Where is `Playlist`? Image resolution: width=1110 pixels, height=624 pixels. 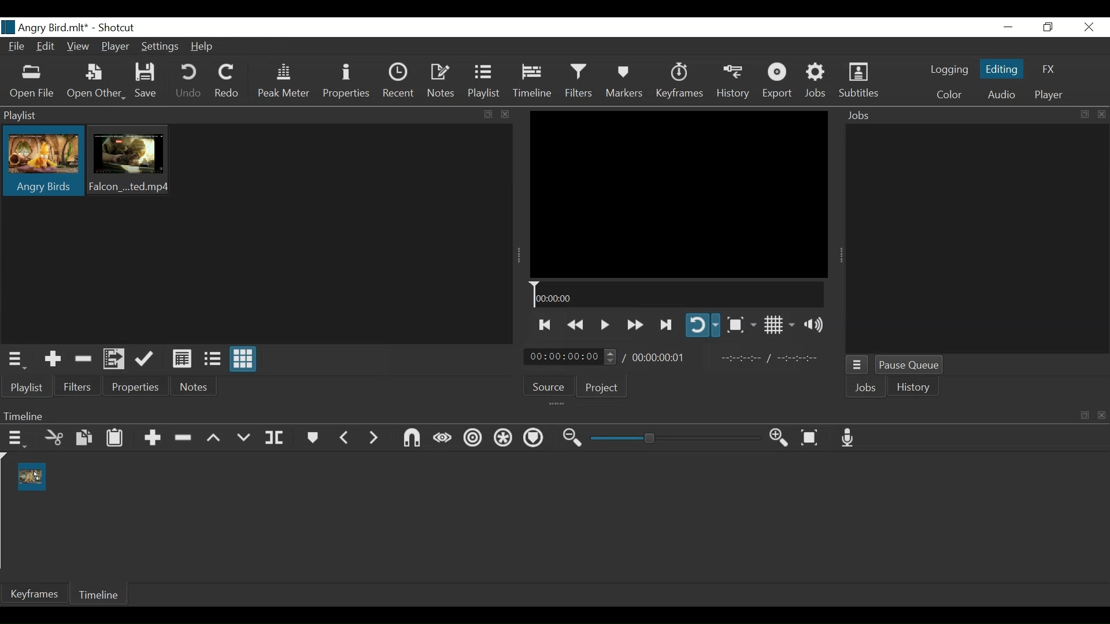 Playlist is located at coordinates (486, 83).